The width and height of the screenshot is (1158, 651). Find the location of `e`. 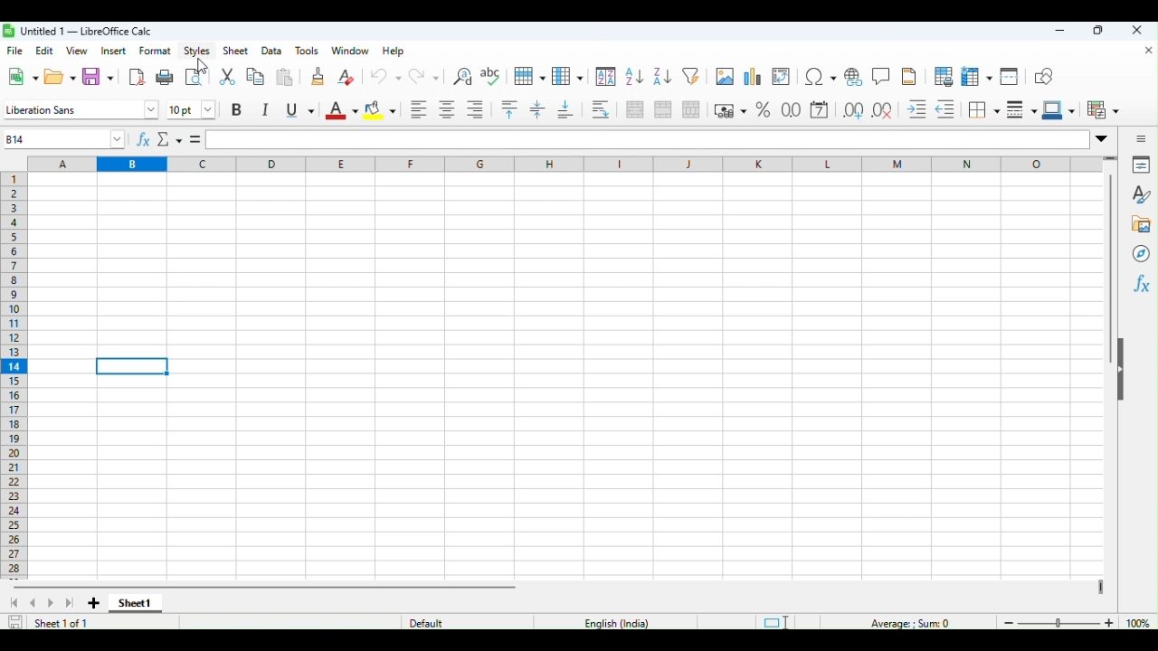

e is located at coordinates (344, 164).